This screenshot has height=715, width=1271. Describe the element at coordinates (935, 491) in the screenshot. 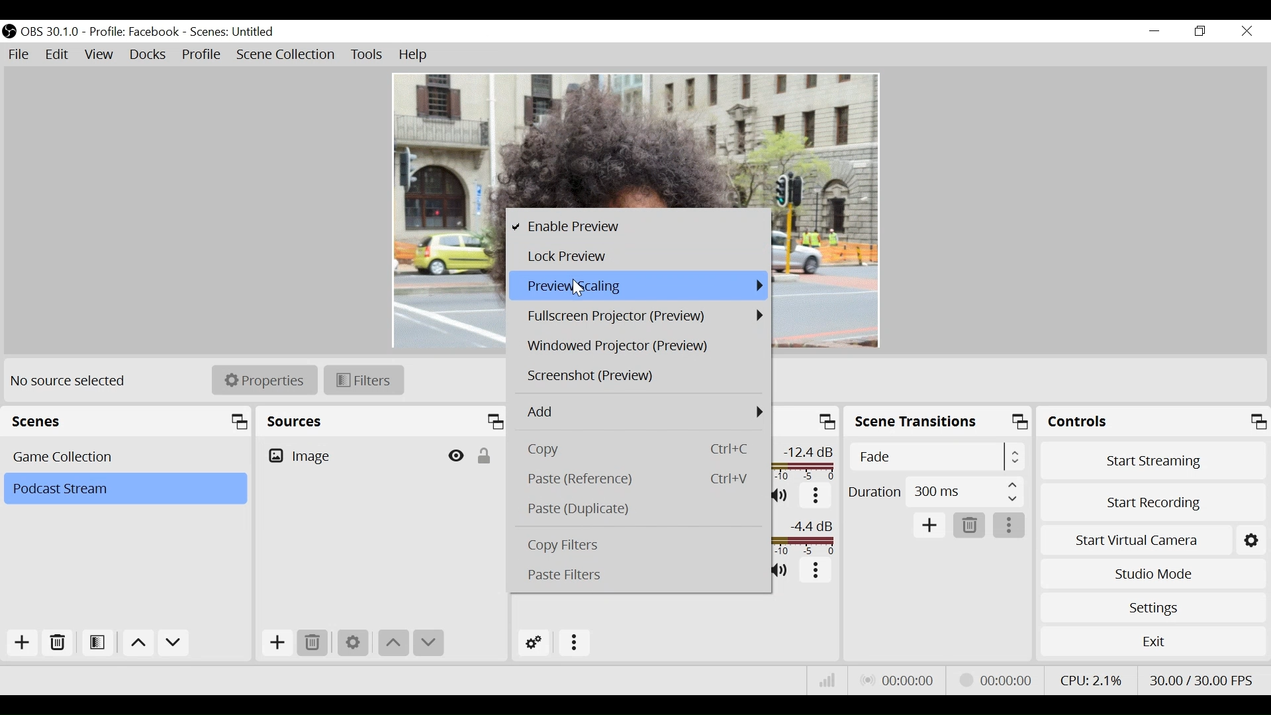

I see `Duration` at that location.